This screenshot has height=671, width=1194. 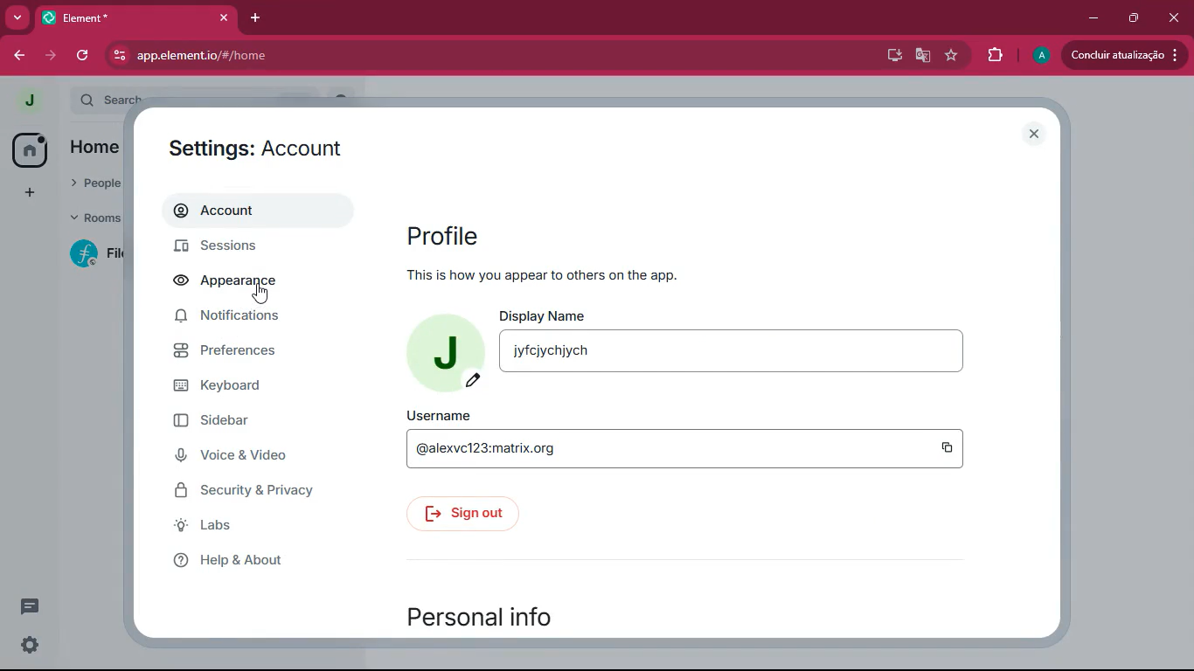 What do you see at coordinates (210, 524) in the screenshot?
I see `Labs` at bounding box center [210, 524].